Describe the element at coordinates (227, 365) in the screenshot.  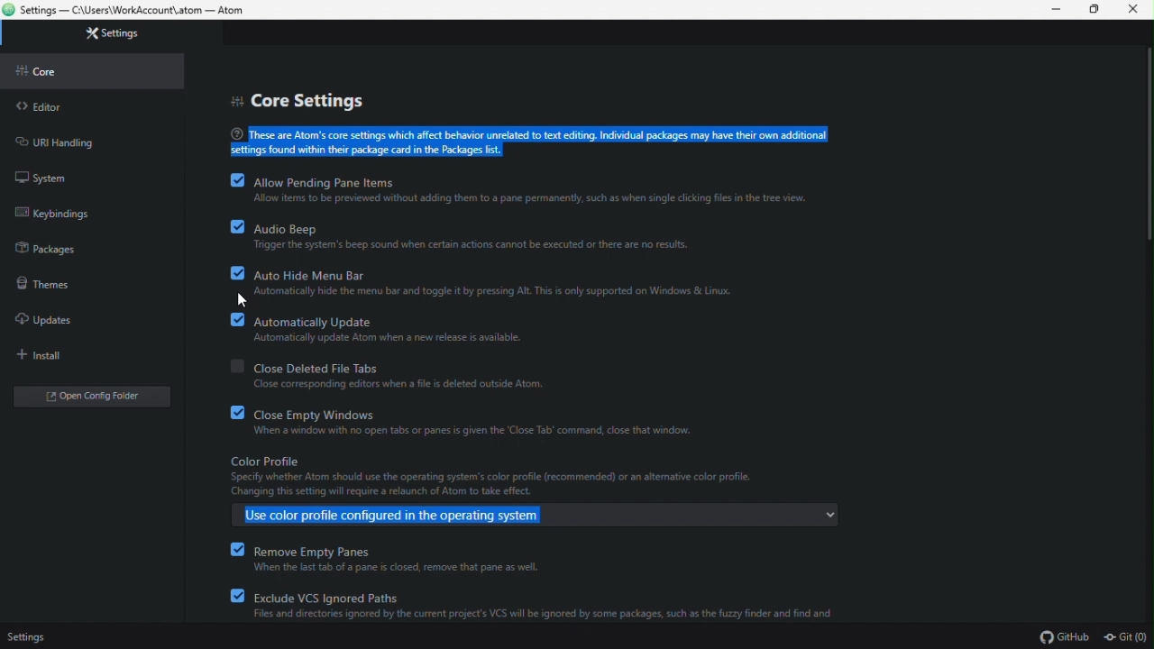
I see `checkbox` at that location.